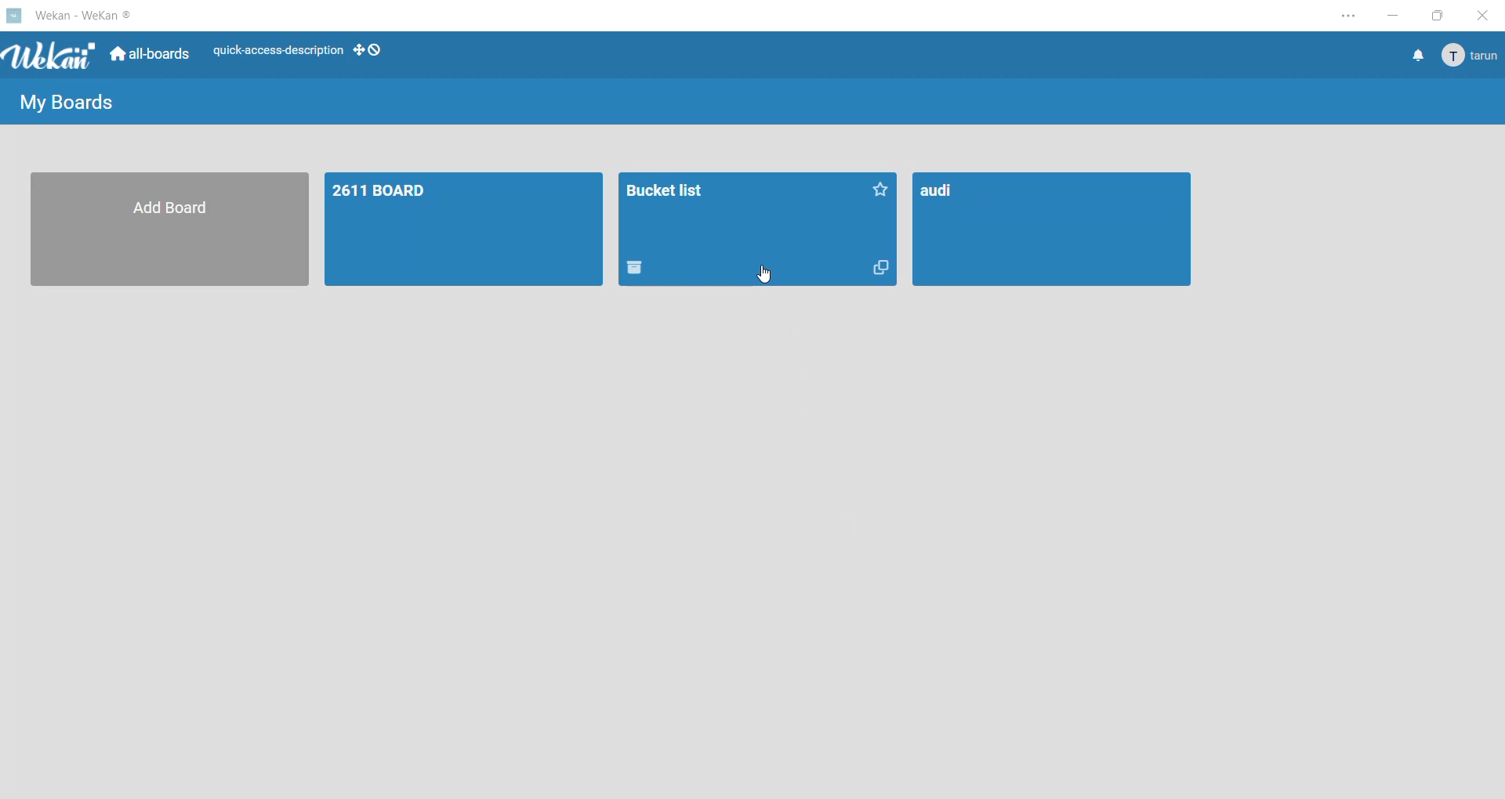  I want to click on Bucket list, so click(739, 214).